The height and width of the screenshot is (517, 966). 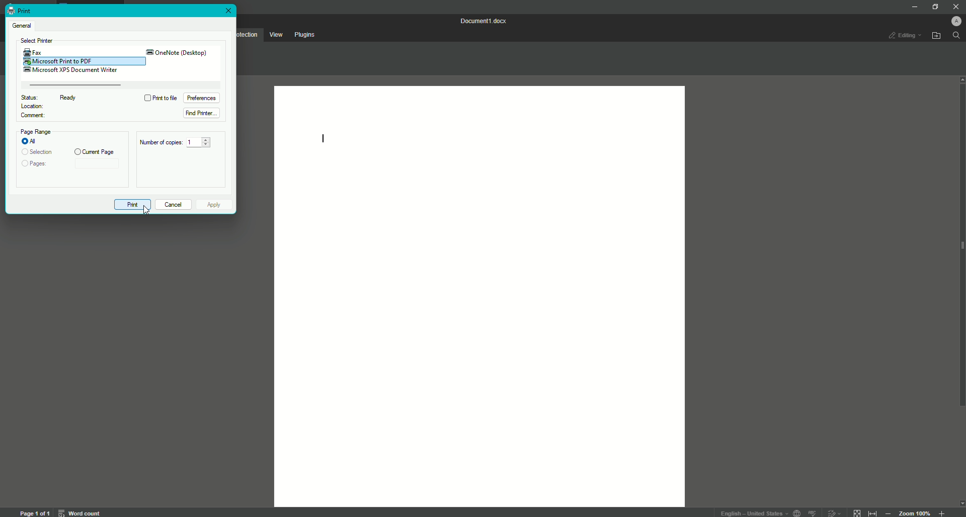 What do you see at coordinates (177, 52) in the screenshot?
I see `OneNote` at bounding box center [177, 52].